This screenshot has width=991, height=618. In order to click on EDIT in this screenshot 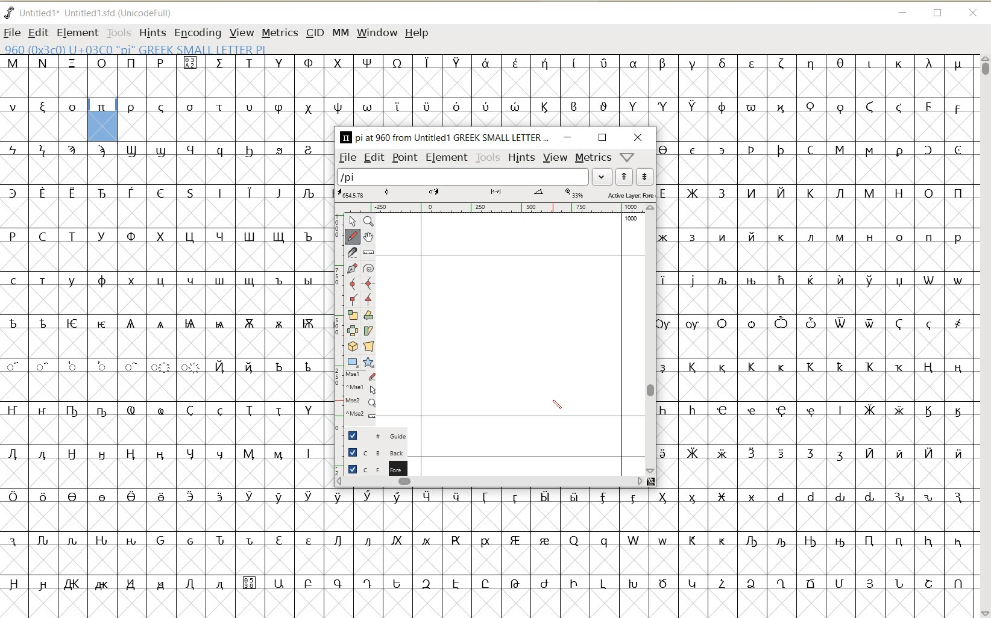, I will do `click(374, 158)`.